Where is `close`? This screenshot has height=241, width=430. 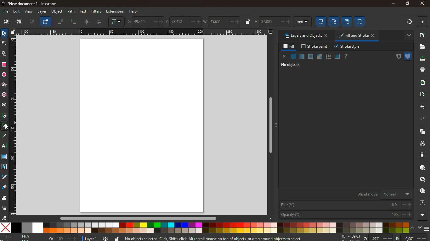 close is located at coordinates (285, 57).